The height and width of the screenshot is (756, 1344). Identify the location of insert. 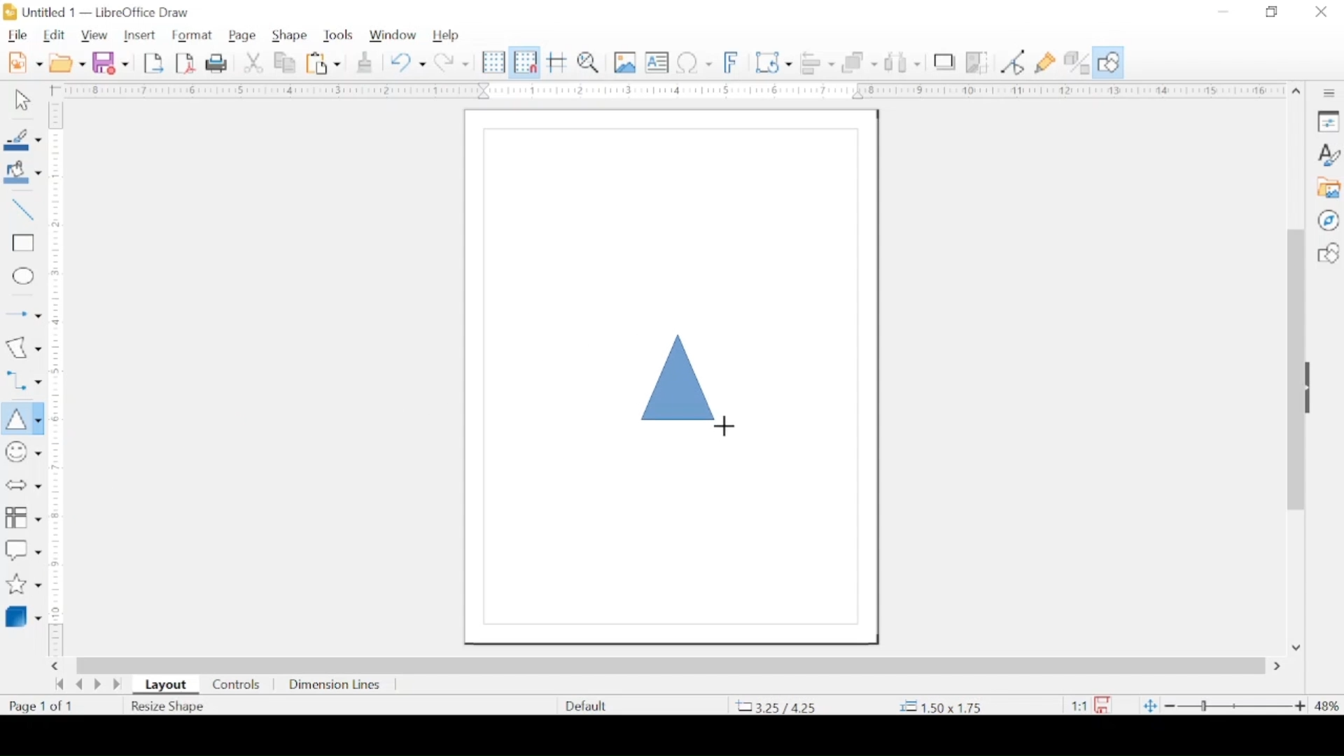
(141, 36).